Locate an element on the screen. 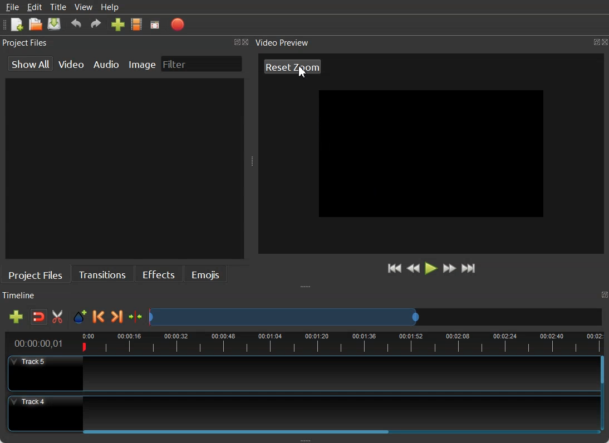 This screenshot has height=443, width=609. Export Video is located at coordinates (178, 24).